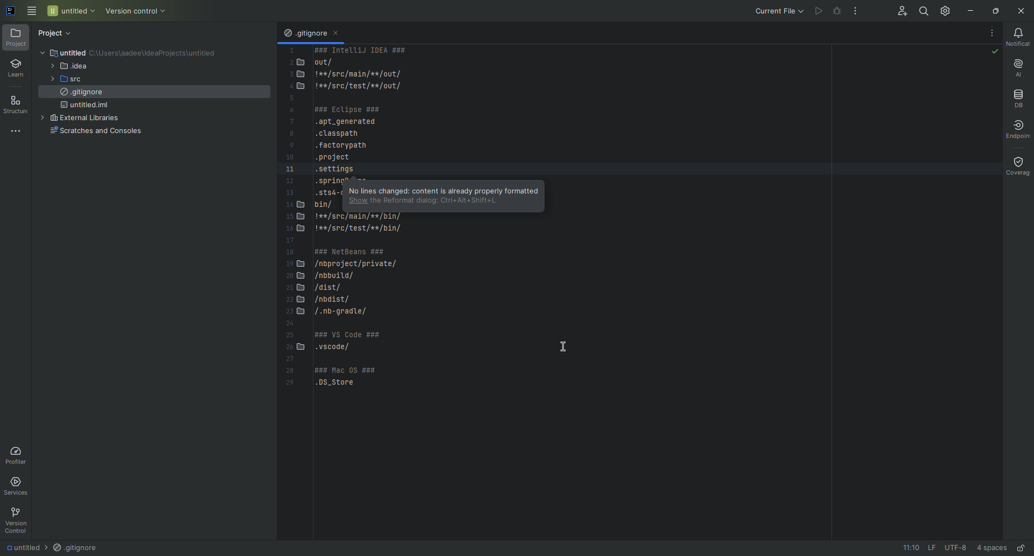 The height and width of the screenshot is (556, 1034). I want to click on Notifications, so click(1021, 38).